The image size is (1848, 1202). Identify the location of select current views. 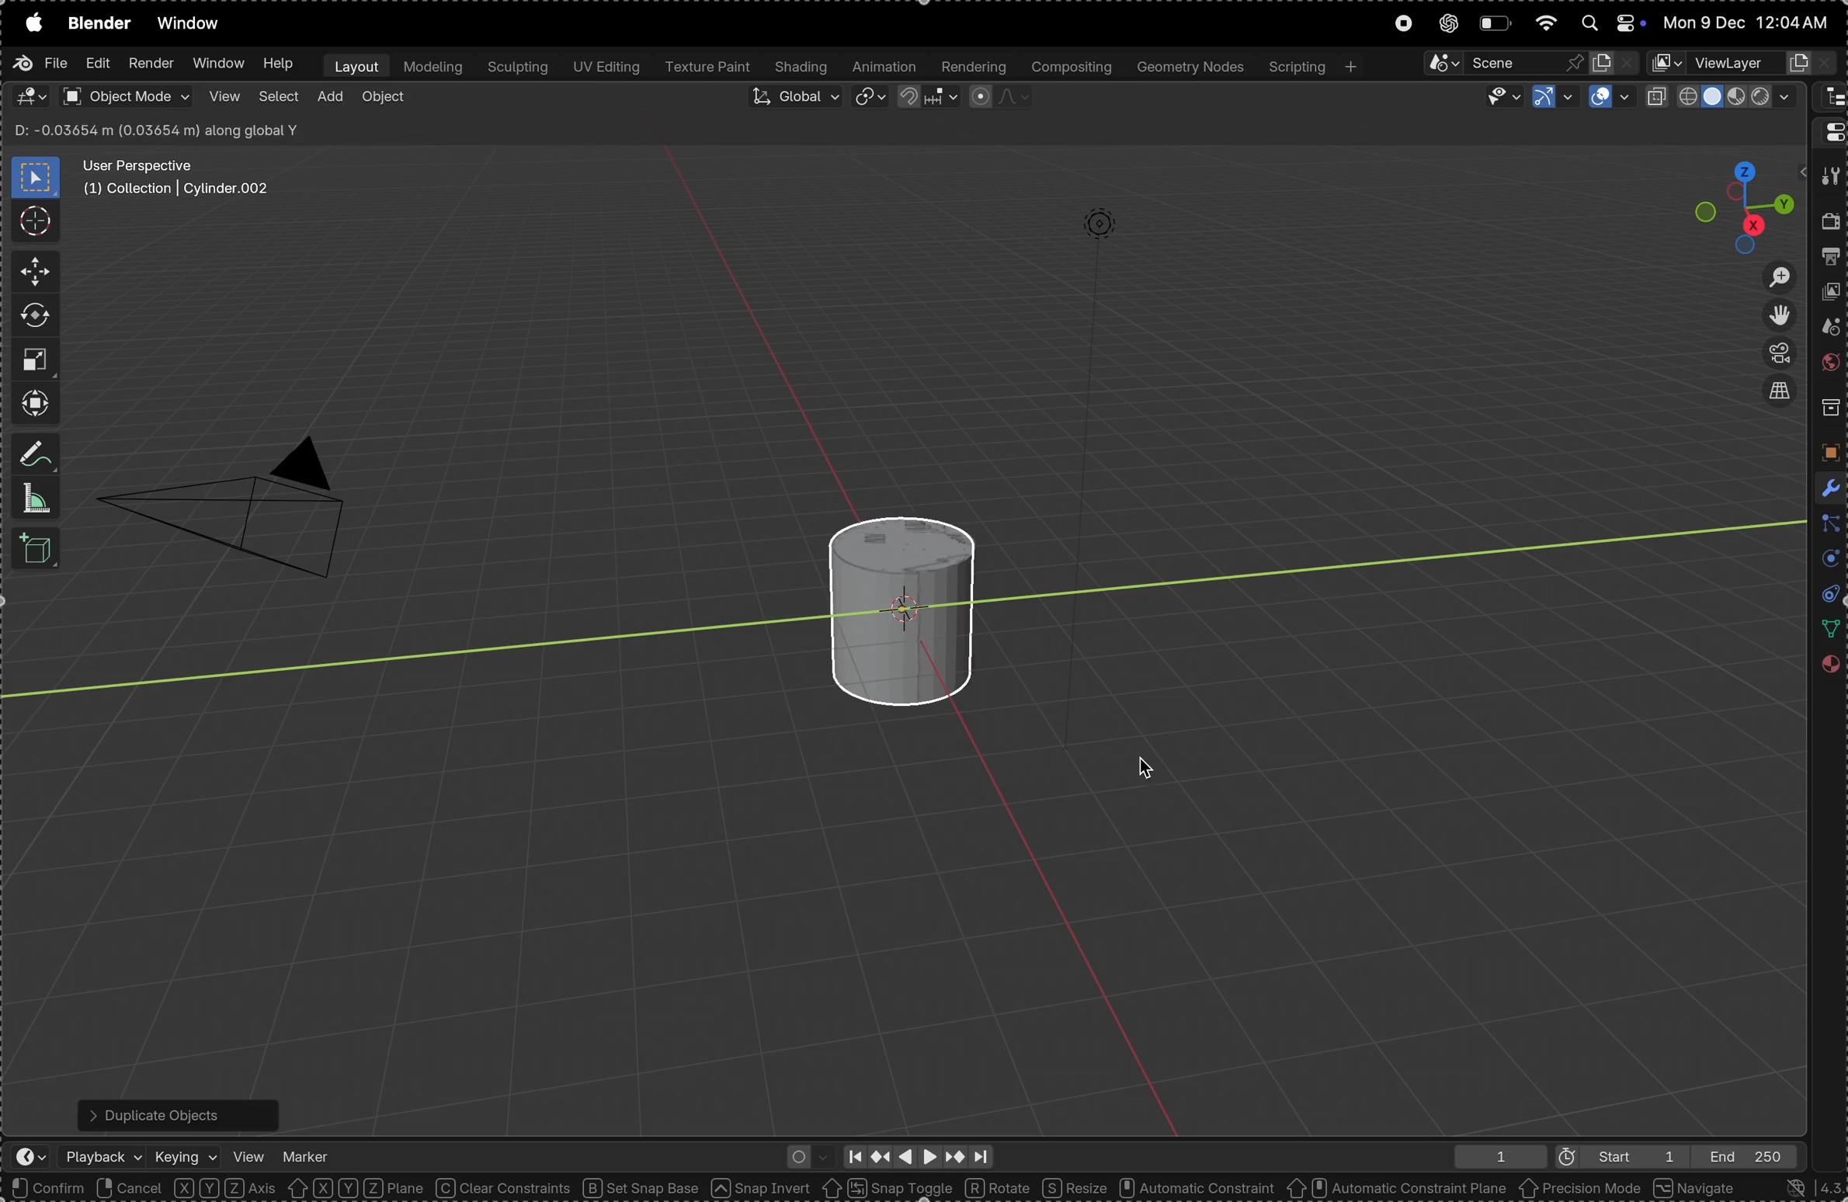
(1778, 397).